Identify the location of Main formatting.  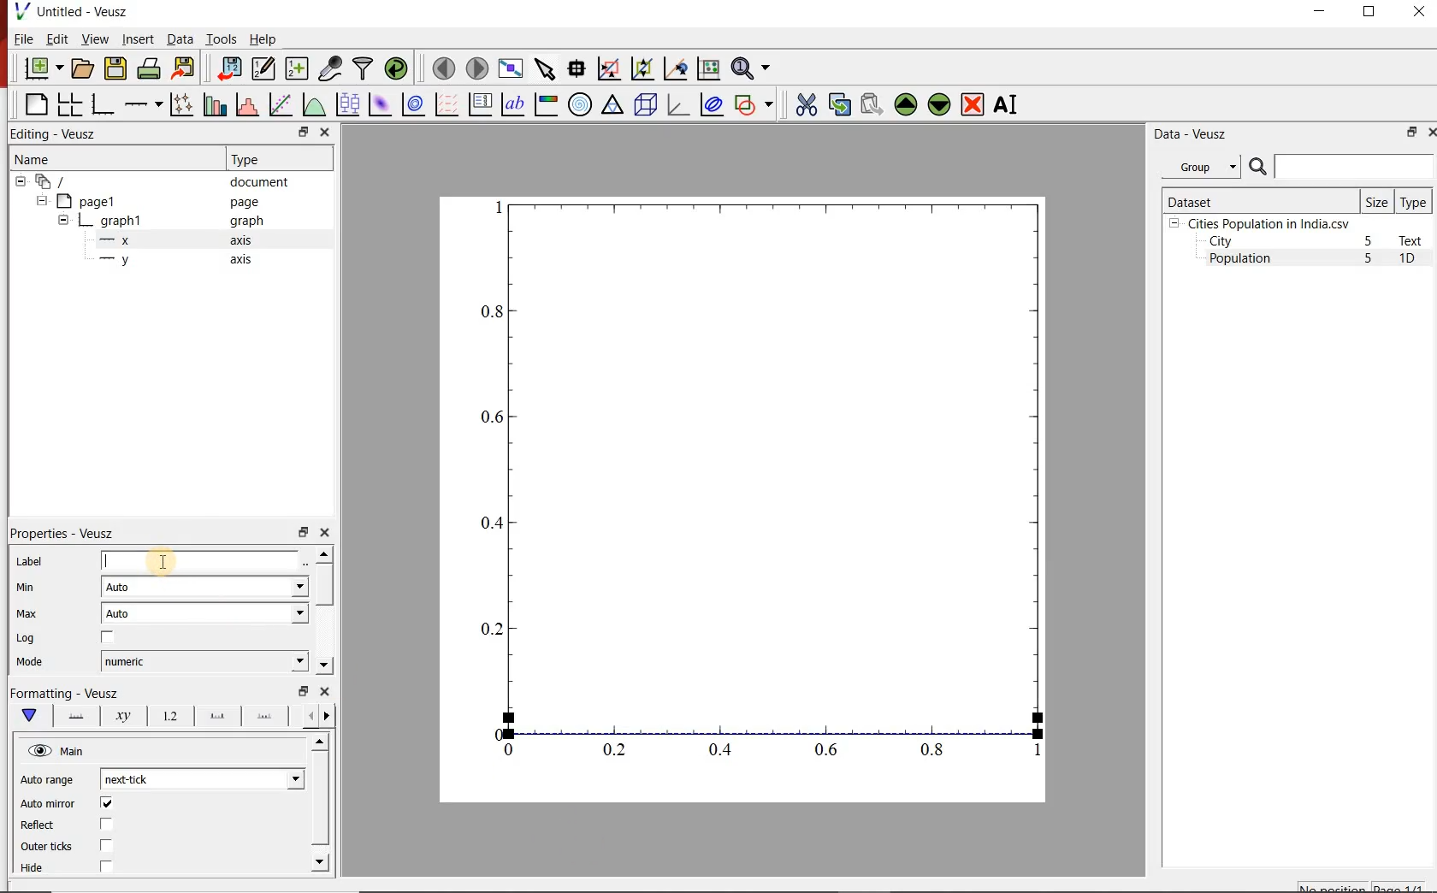
(33, 716).